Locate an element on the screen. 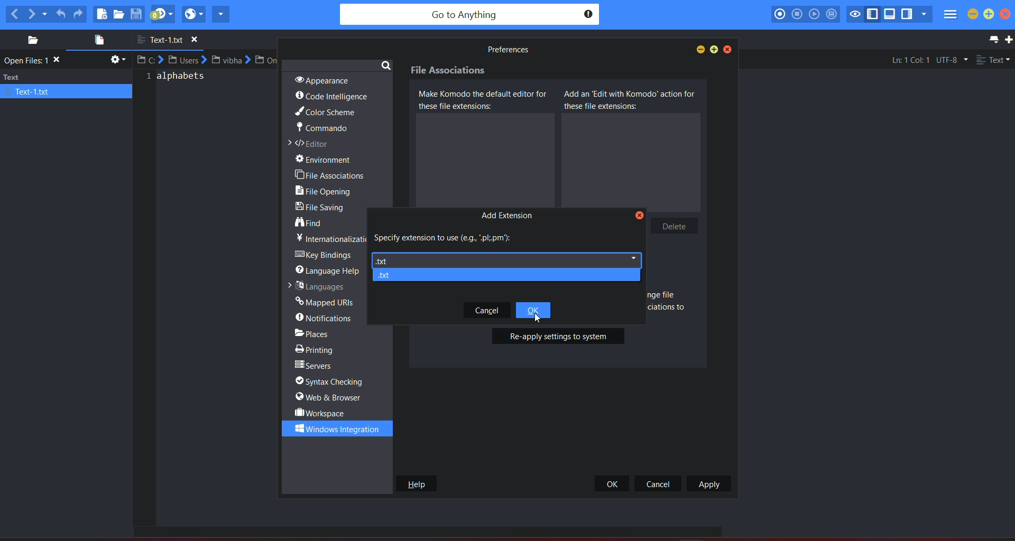  Ln:1 Col:1 is located at coordinates (907, 60).